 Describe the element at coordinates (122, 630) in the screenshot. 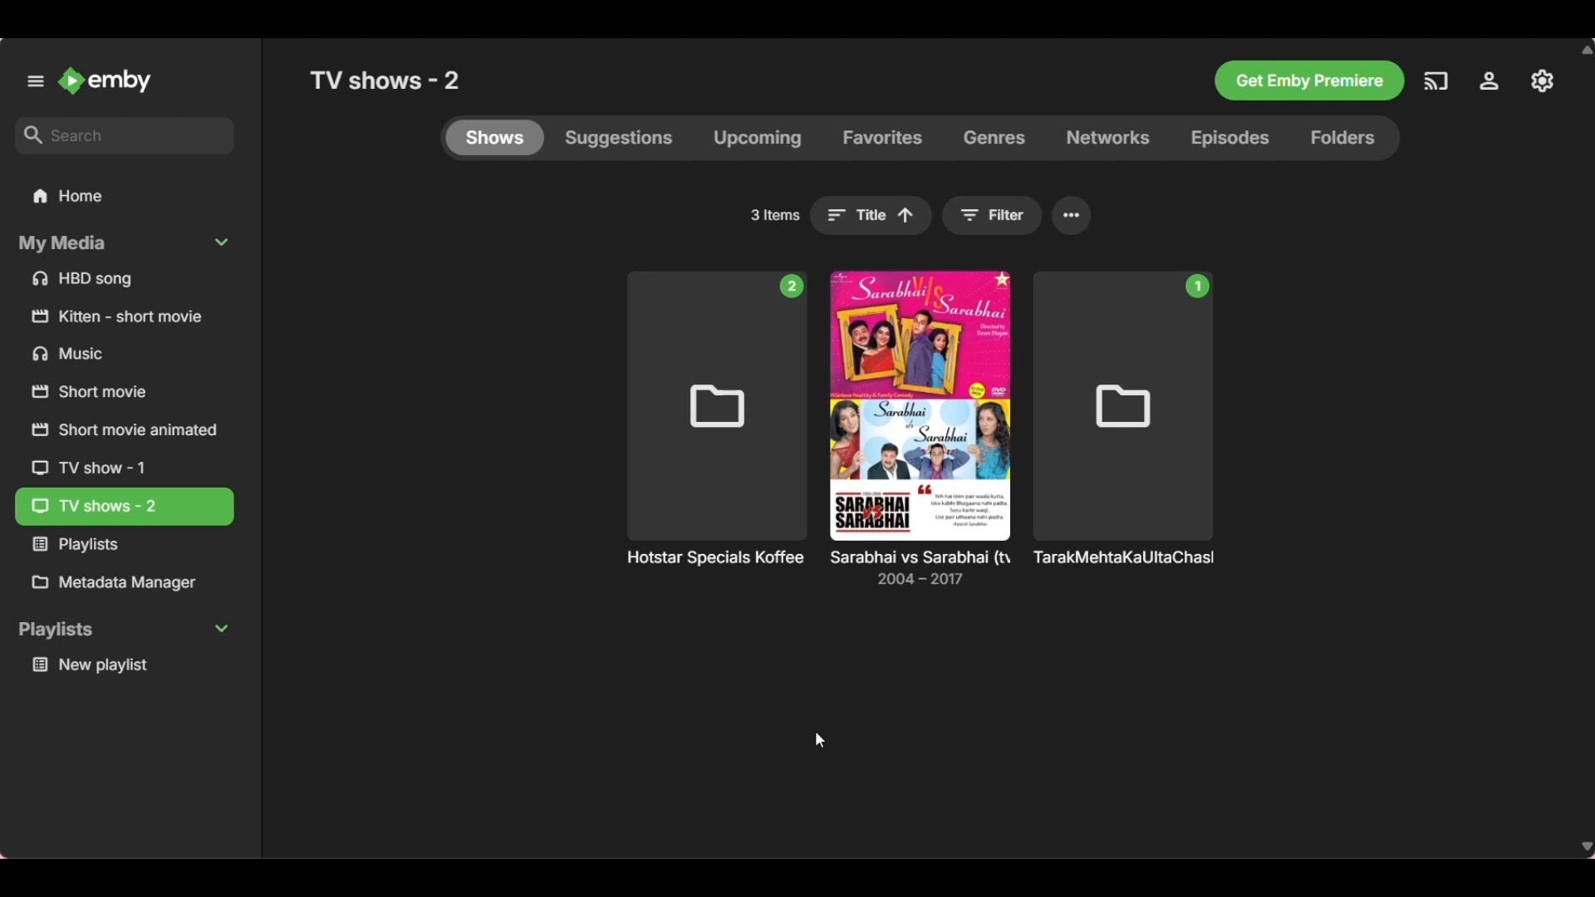

I see `Collapse Playlists` at that location.